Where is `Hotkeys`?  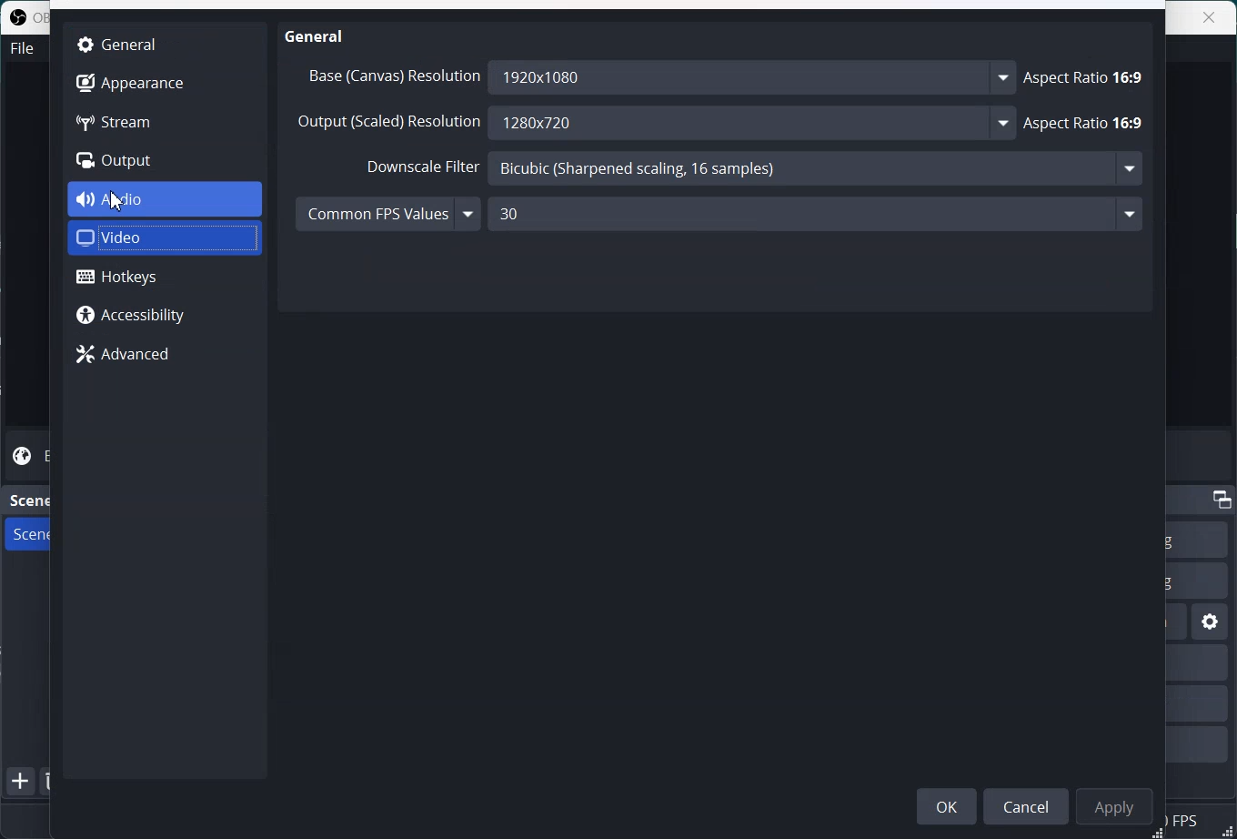
Hotkeys is located at coordinates (166, 275).